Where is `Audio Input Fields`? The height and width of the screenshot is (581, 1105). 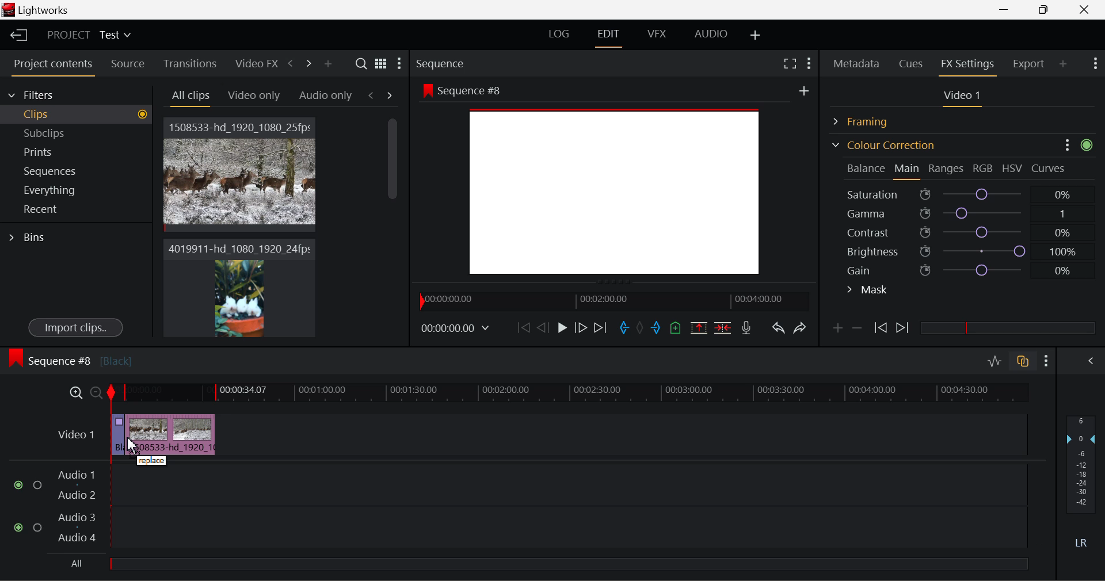
Audio Input Fields is located at coordinates (520, 507).